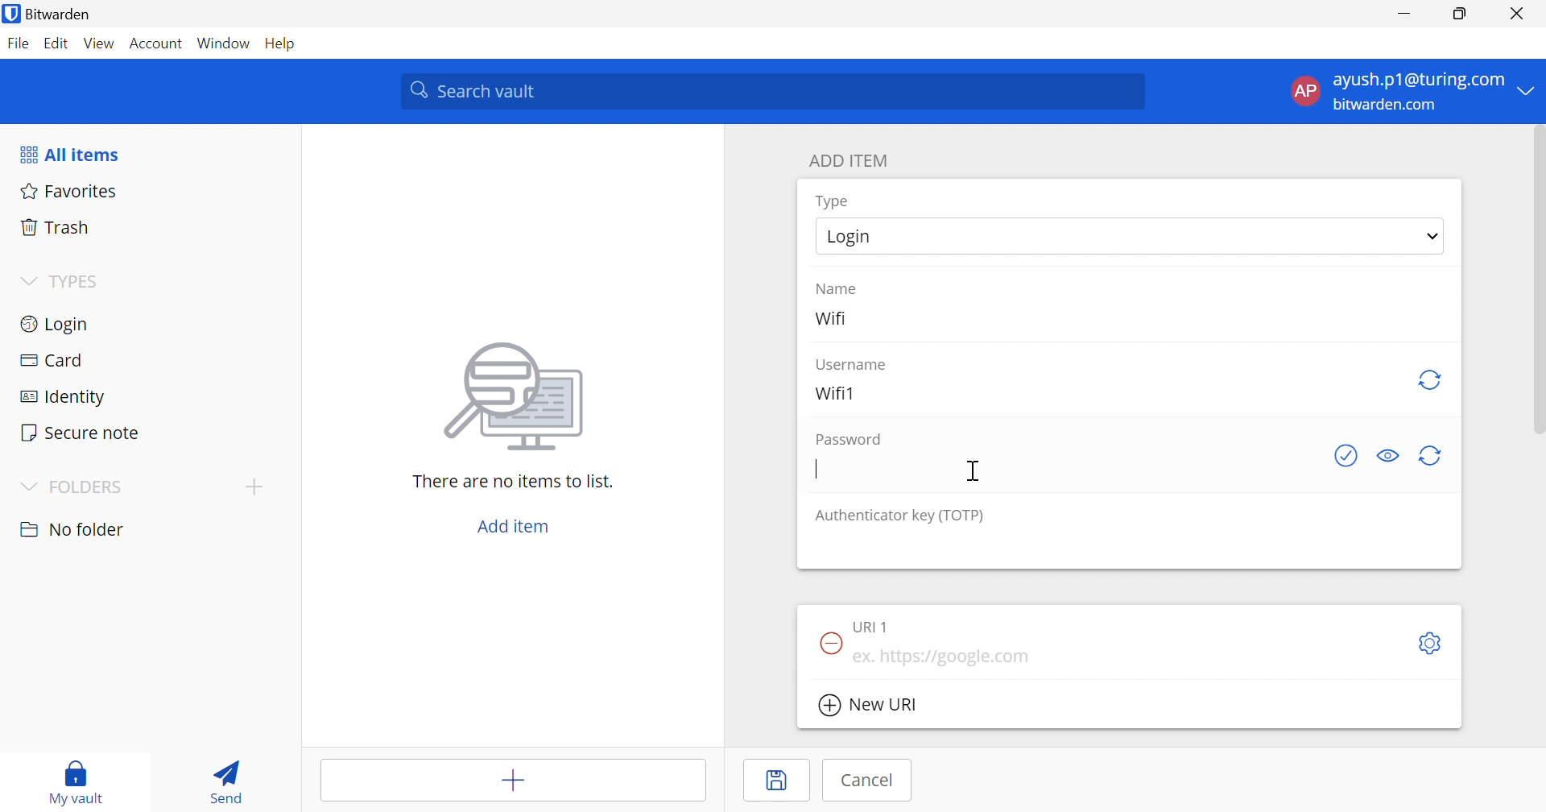  Describe the element at coordinates (51, 360) in the screenshot. I see `Card` at that location.